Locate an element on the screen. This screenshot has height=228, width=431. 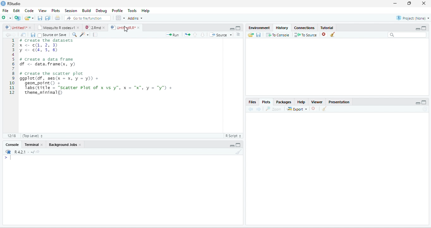
Maximize is located at coordinates (239, 28).